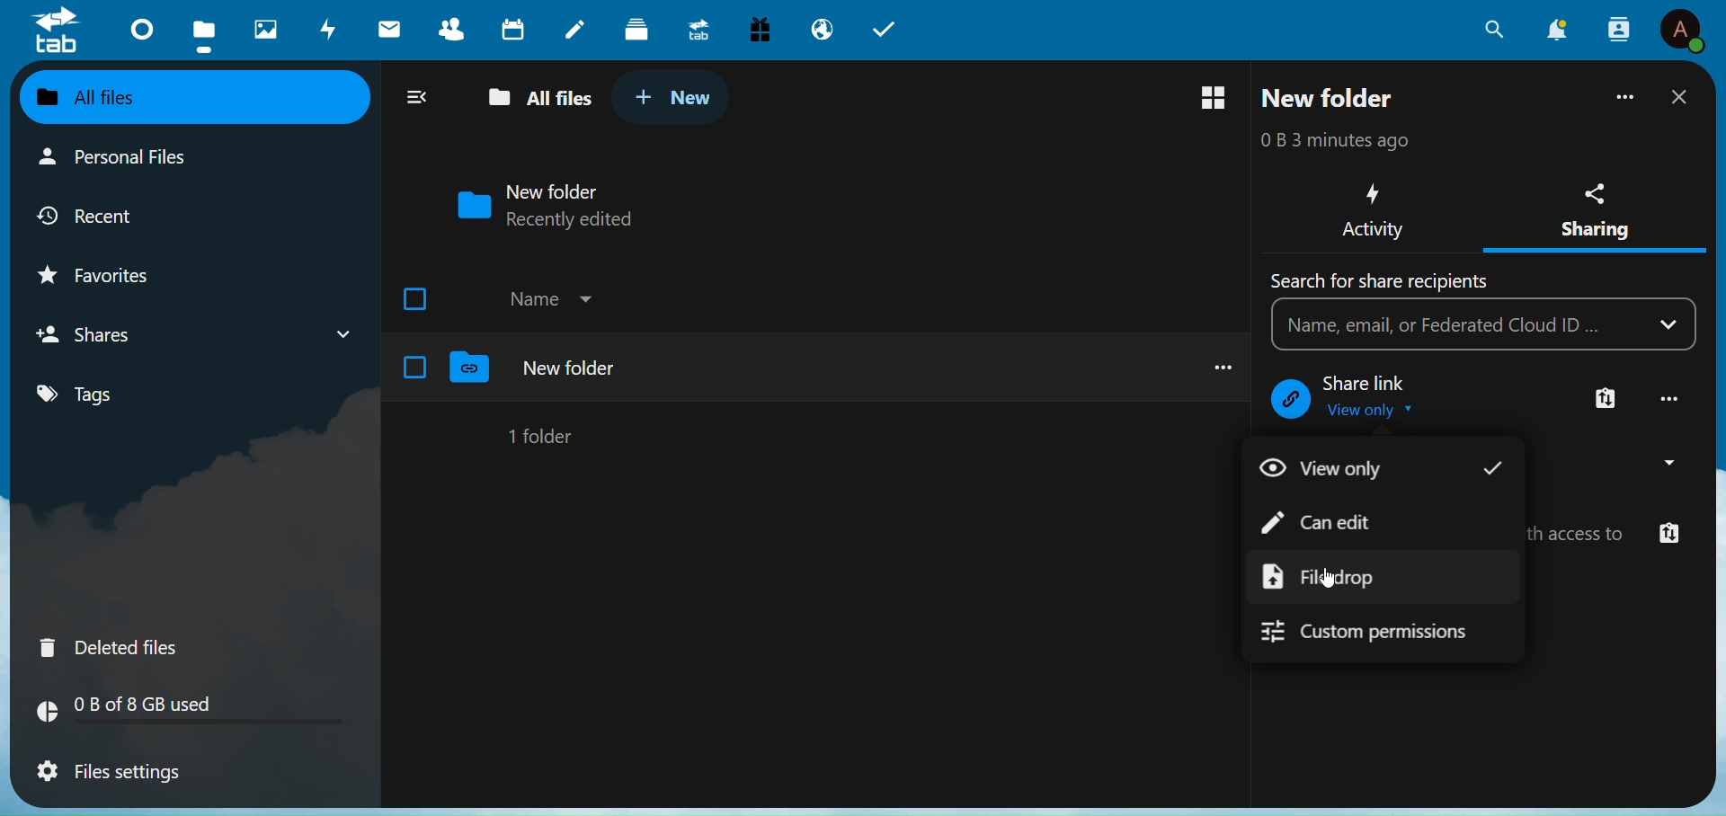 The width and height of the screenshot is (1726, 816). Describe the element at coordinates (1668, 536) in the screenshot. I see `copy link` at that location.